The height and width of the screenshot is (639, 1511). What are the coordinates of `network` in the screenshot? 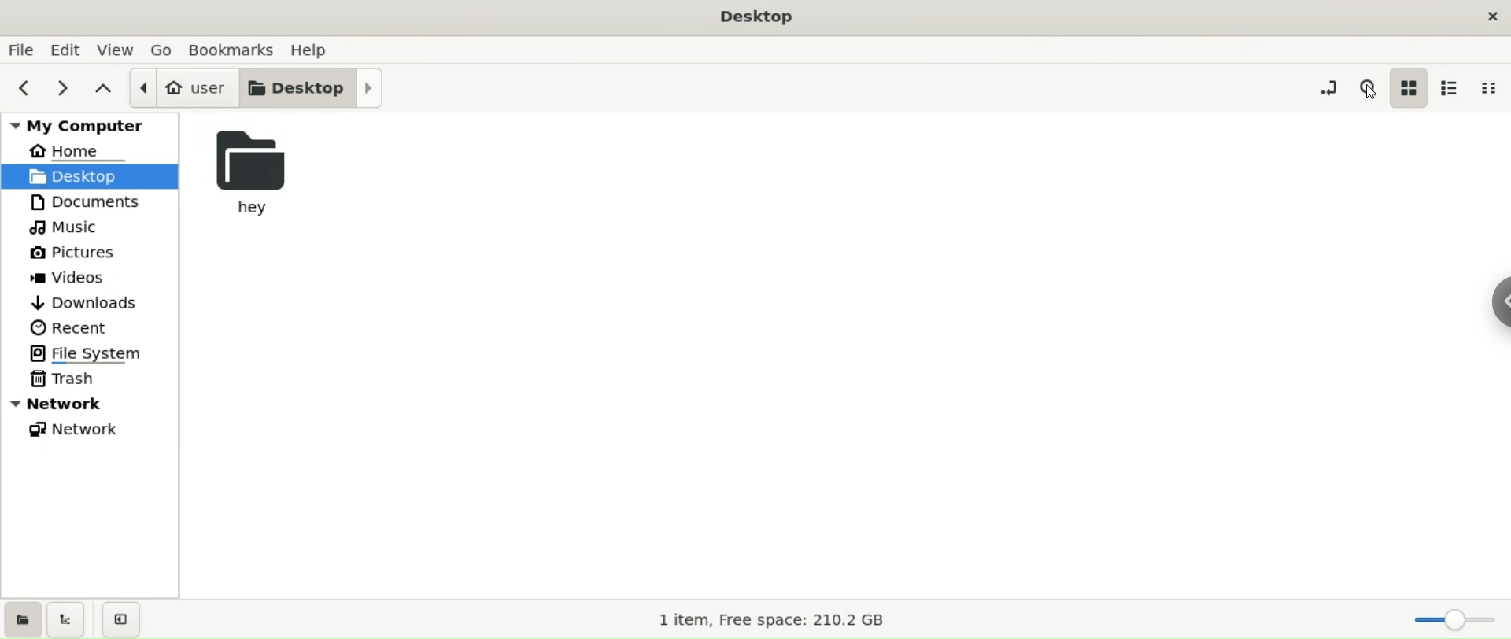 It's located at (90, 404).